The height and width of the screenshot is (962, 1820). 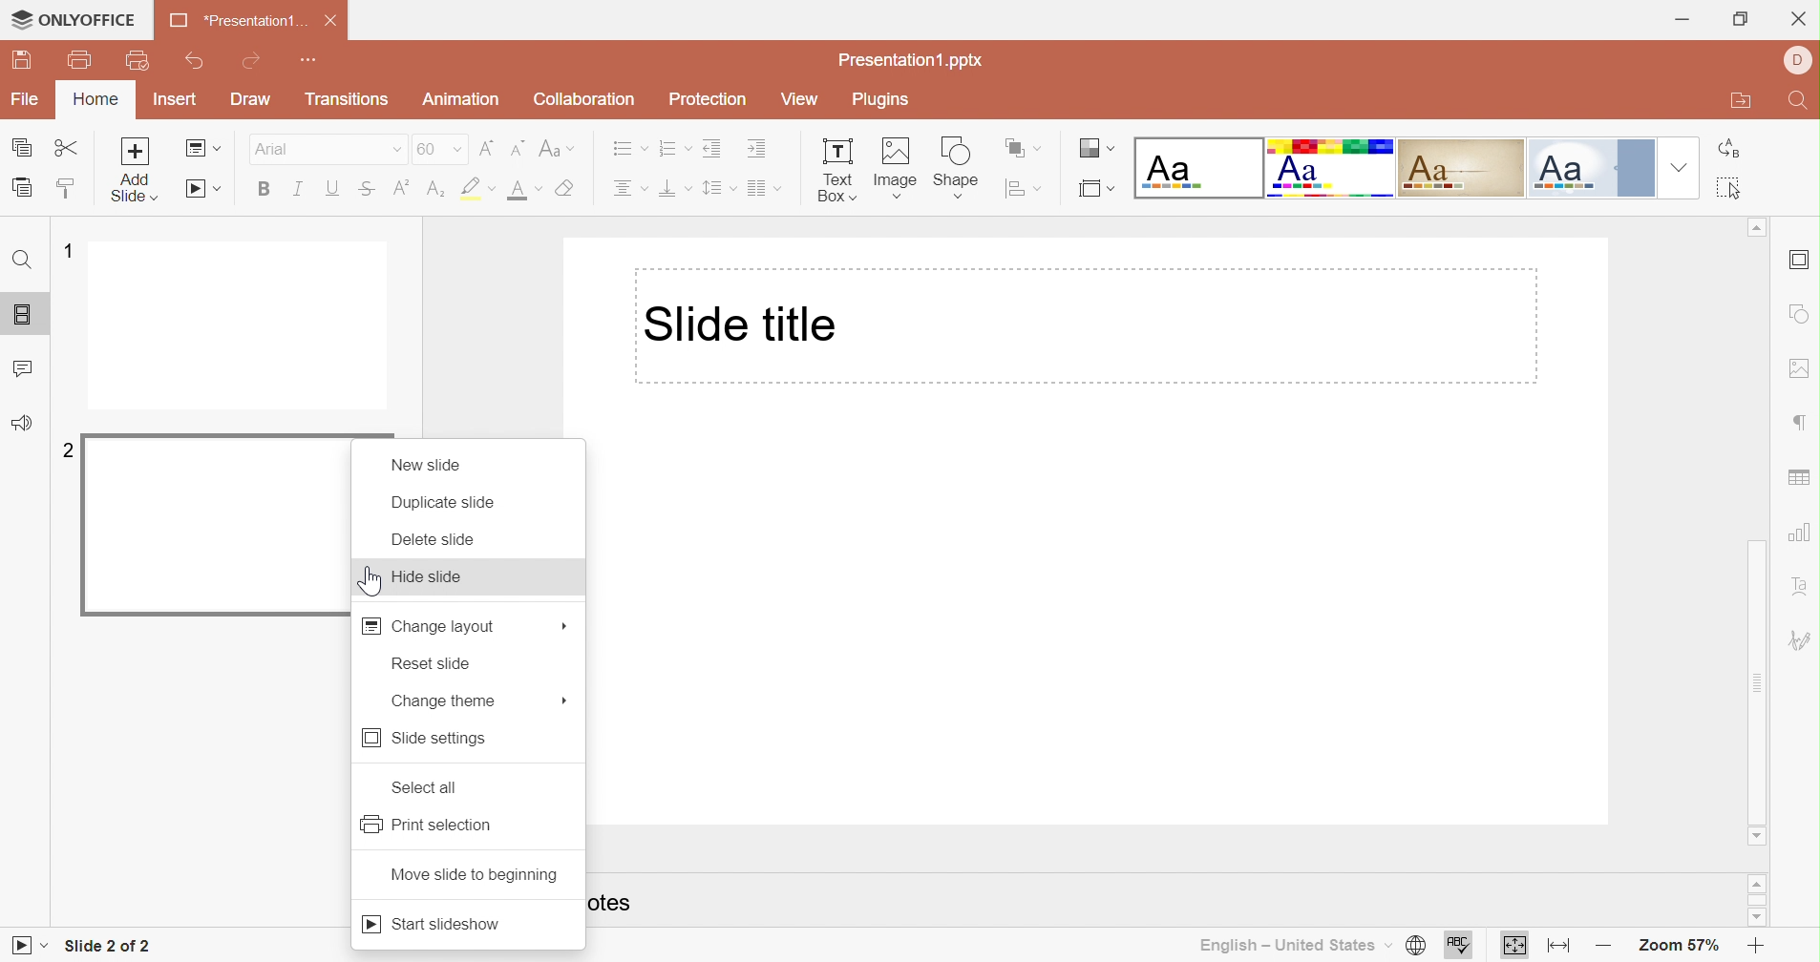 What do you see at coordinates (1678, 171) in the screenshot?
I see `Drop Down` at bounding box center [1678, 171].